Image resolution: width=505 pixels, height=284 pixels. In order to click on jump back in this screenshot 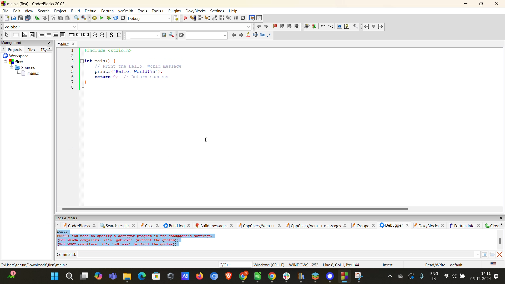, I will do `click(258, 27)`.